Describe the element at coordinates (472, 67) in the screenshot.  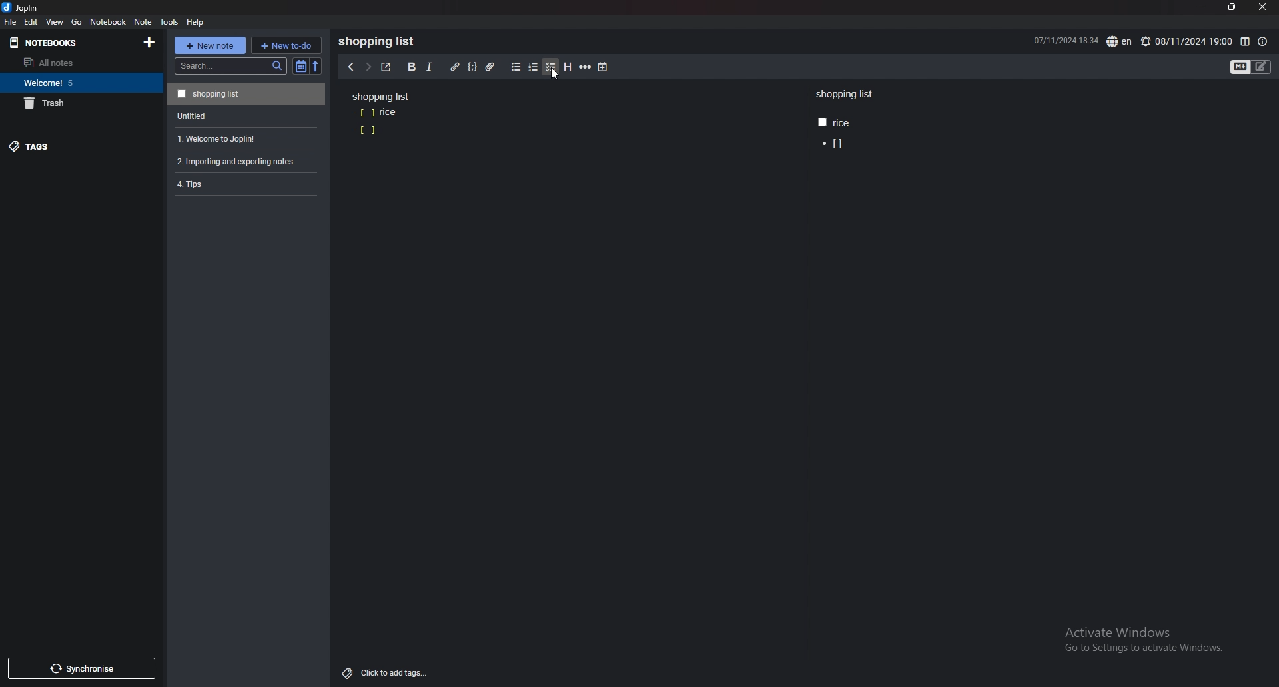
I see `code` at that location.